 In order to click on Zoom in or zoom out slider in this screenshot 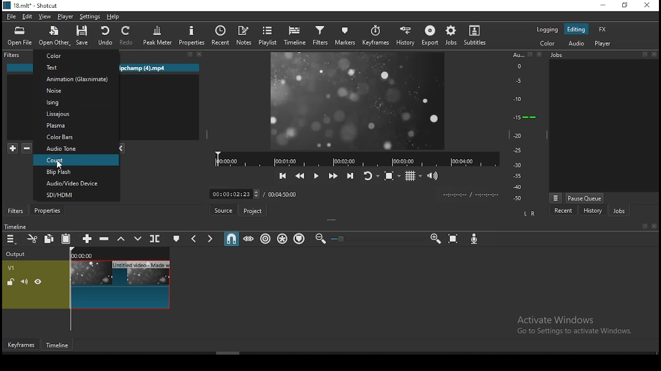, I will do `click(377, 239)`.